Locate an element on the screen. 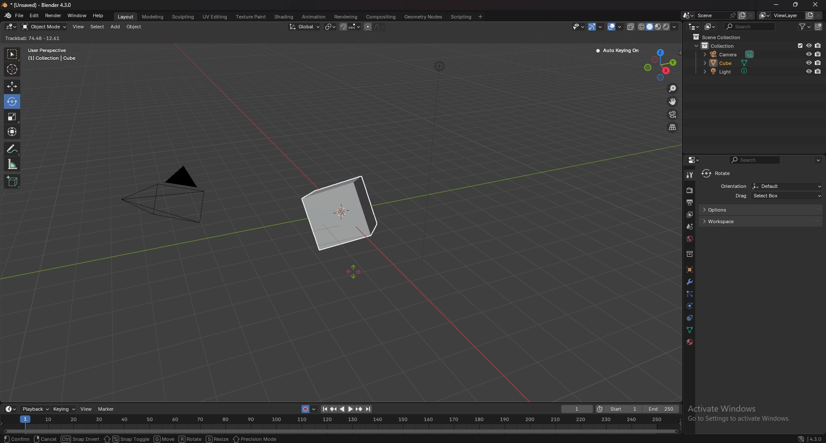 This screenshot has width=826, height=443. add is located at coordinates (115, 27).